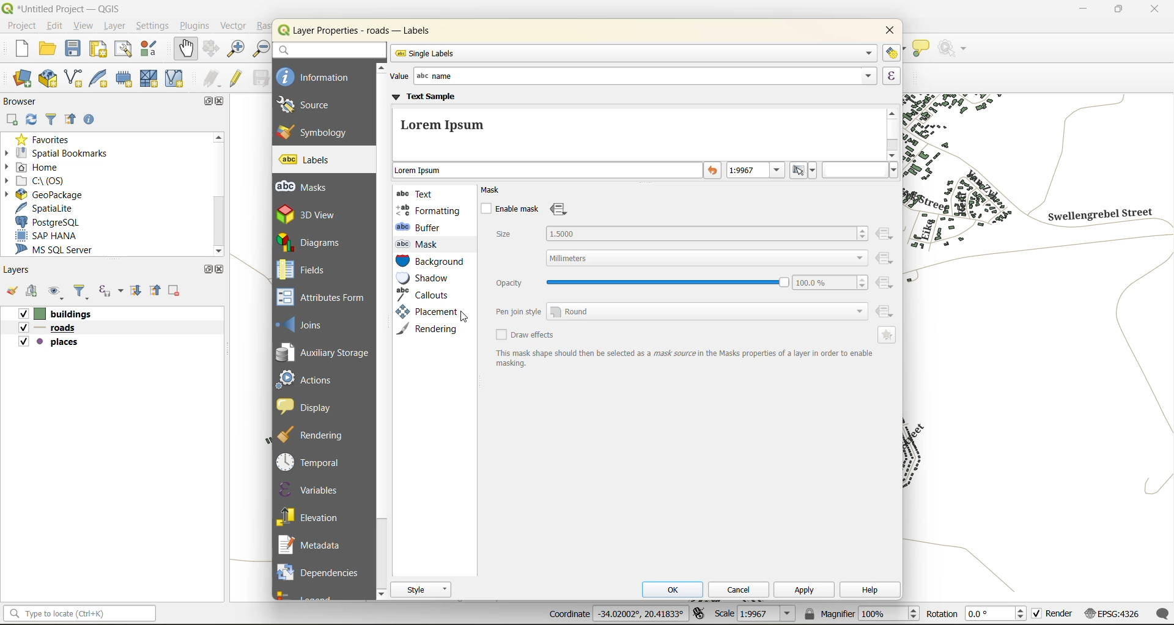 This screenshot has width=1174, height=625. I want to click on search, so click(328, 50).